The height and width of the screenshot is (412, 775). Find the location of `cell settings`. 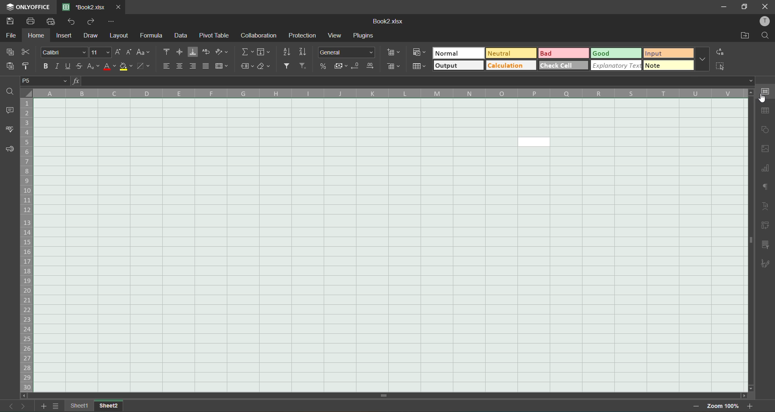

cell settings is located at coordinates (766, 93).